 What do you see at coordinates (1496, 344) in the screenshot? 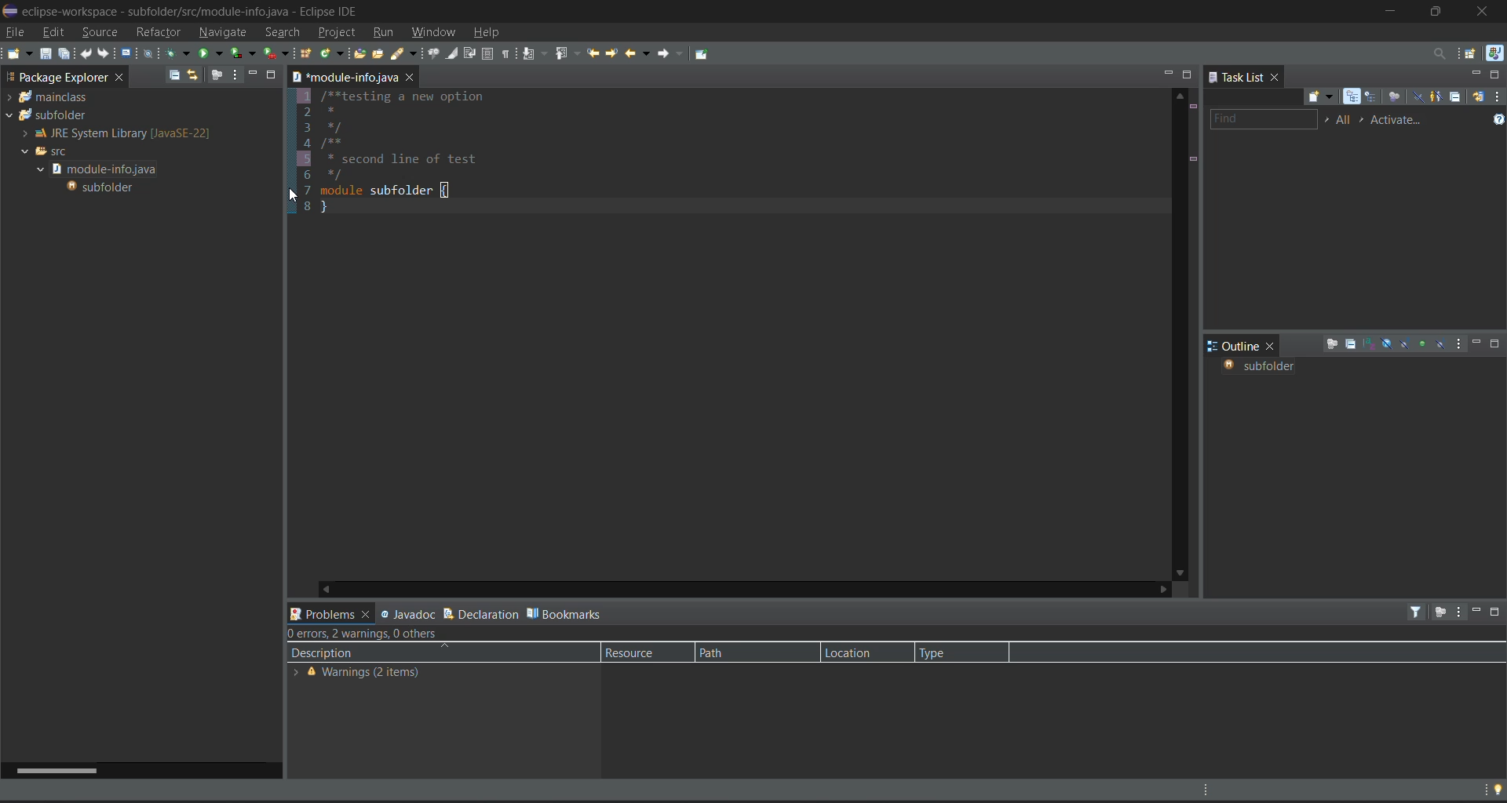
I see `maximize` at bounding box center [1496, 344].